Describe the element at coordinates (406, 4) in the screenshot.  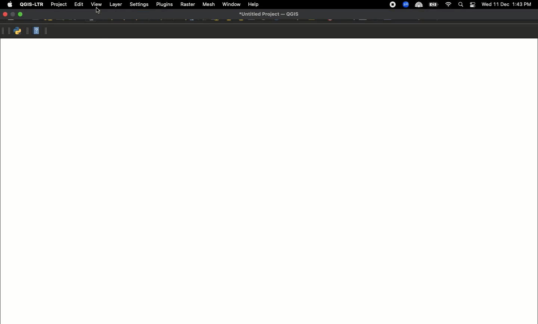
I see `` at that location.